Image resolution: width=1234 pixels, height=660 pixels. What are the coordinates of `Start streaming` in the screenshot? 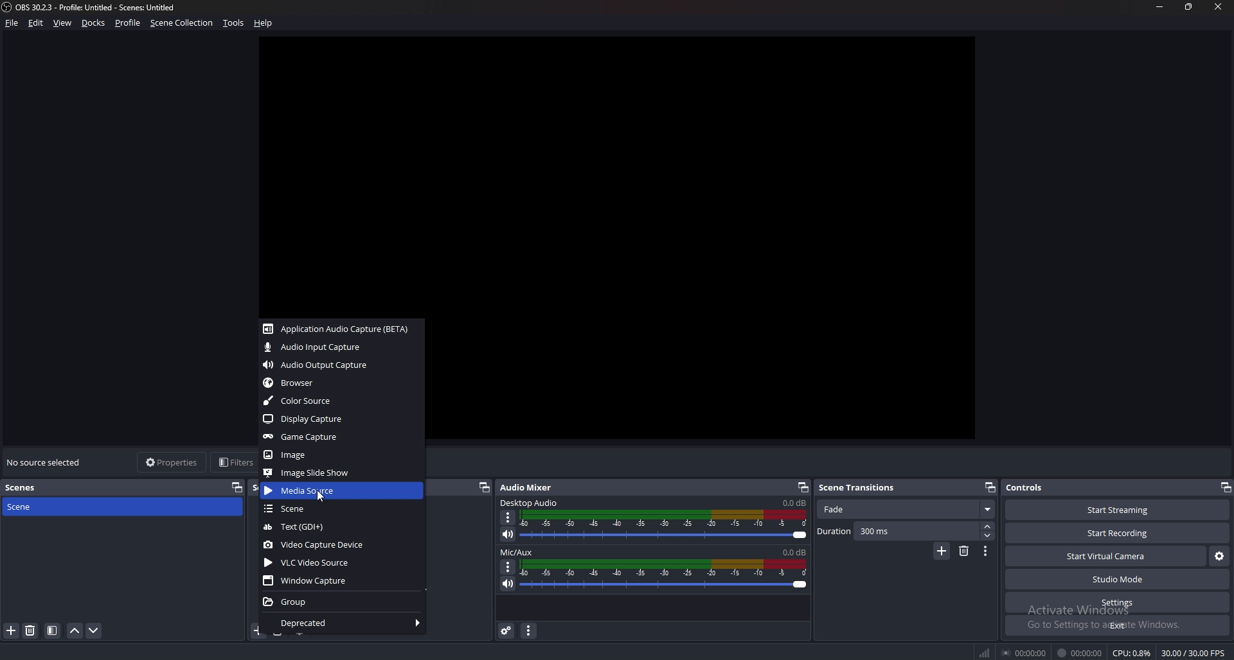 It's located at (1120, 510).